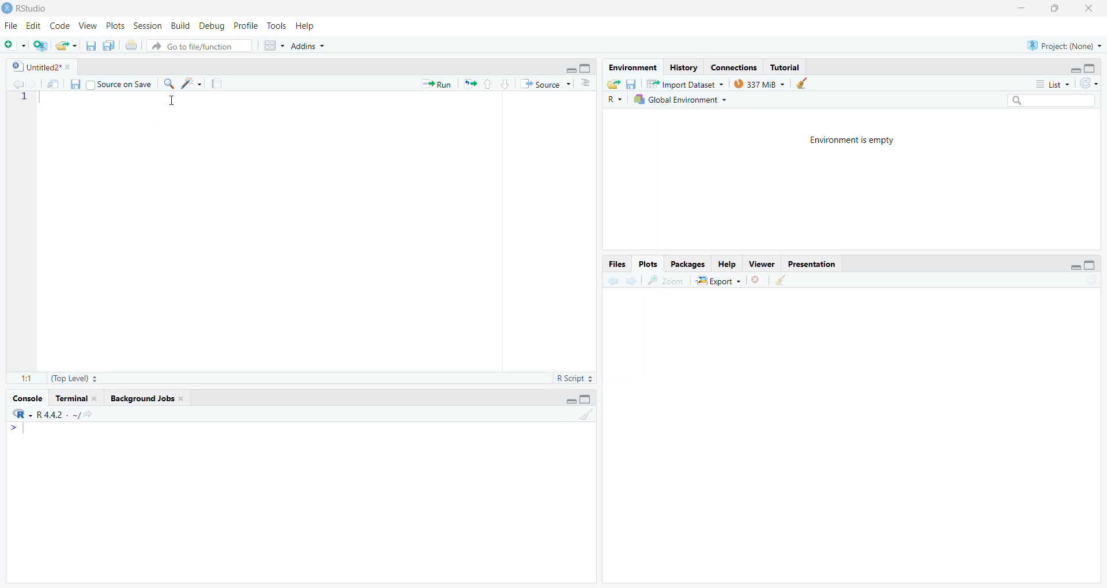 Image resolution: width=1107 pixels, height=588 pixels. I want to click on hide r script, so click(1074, 67).